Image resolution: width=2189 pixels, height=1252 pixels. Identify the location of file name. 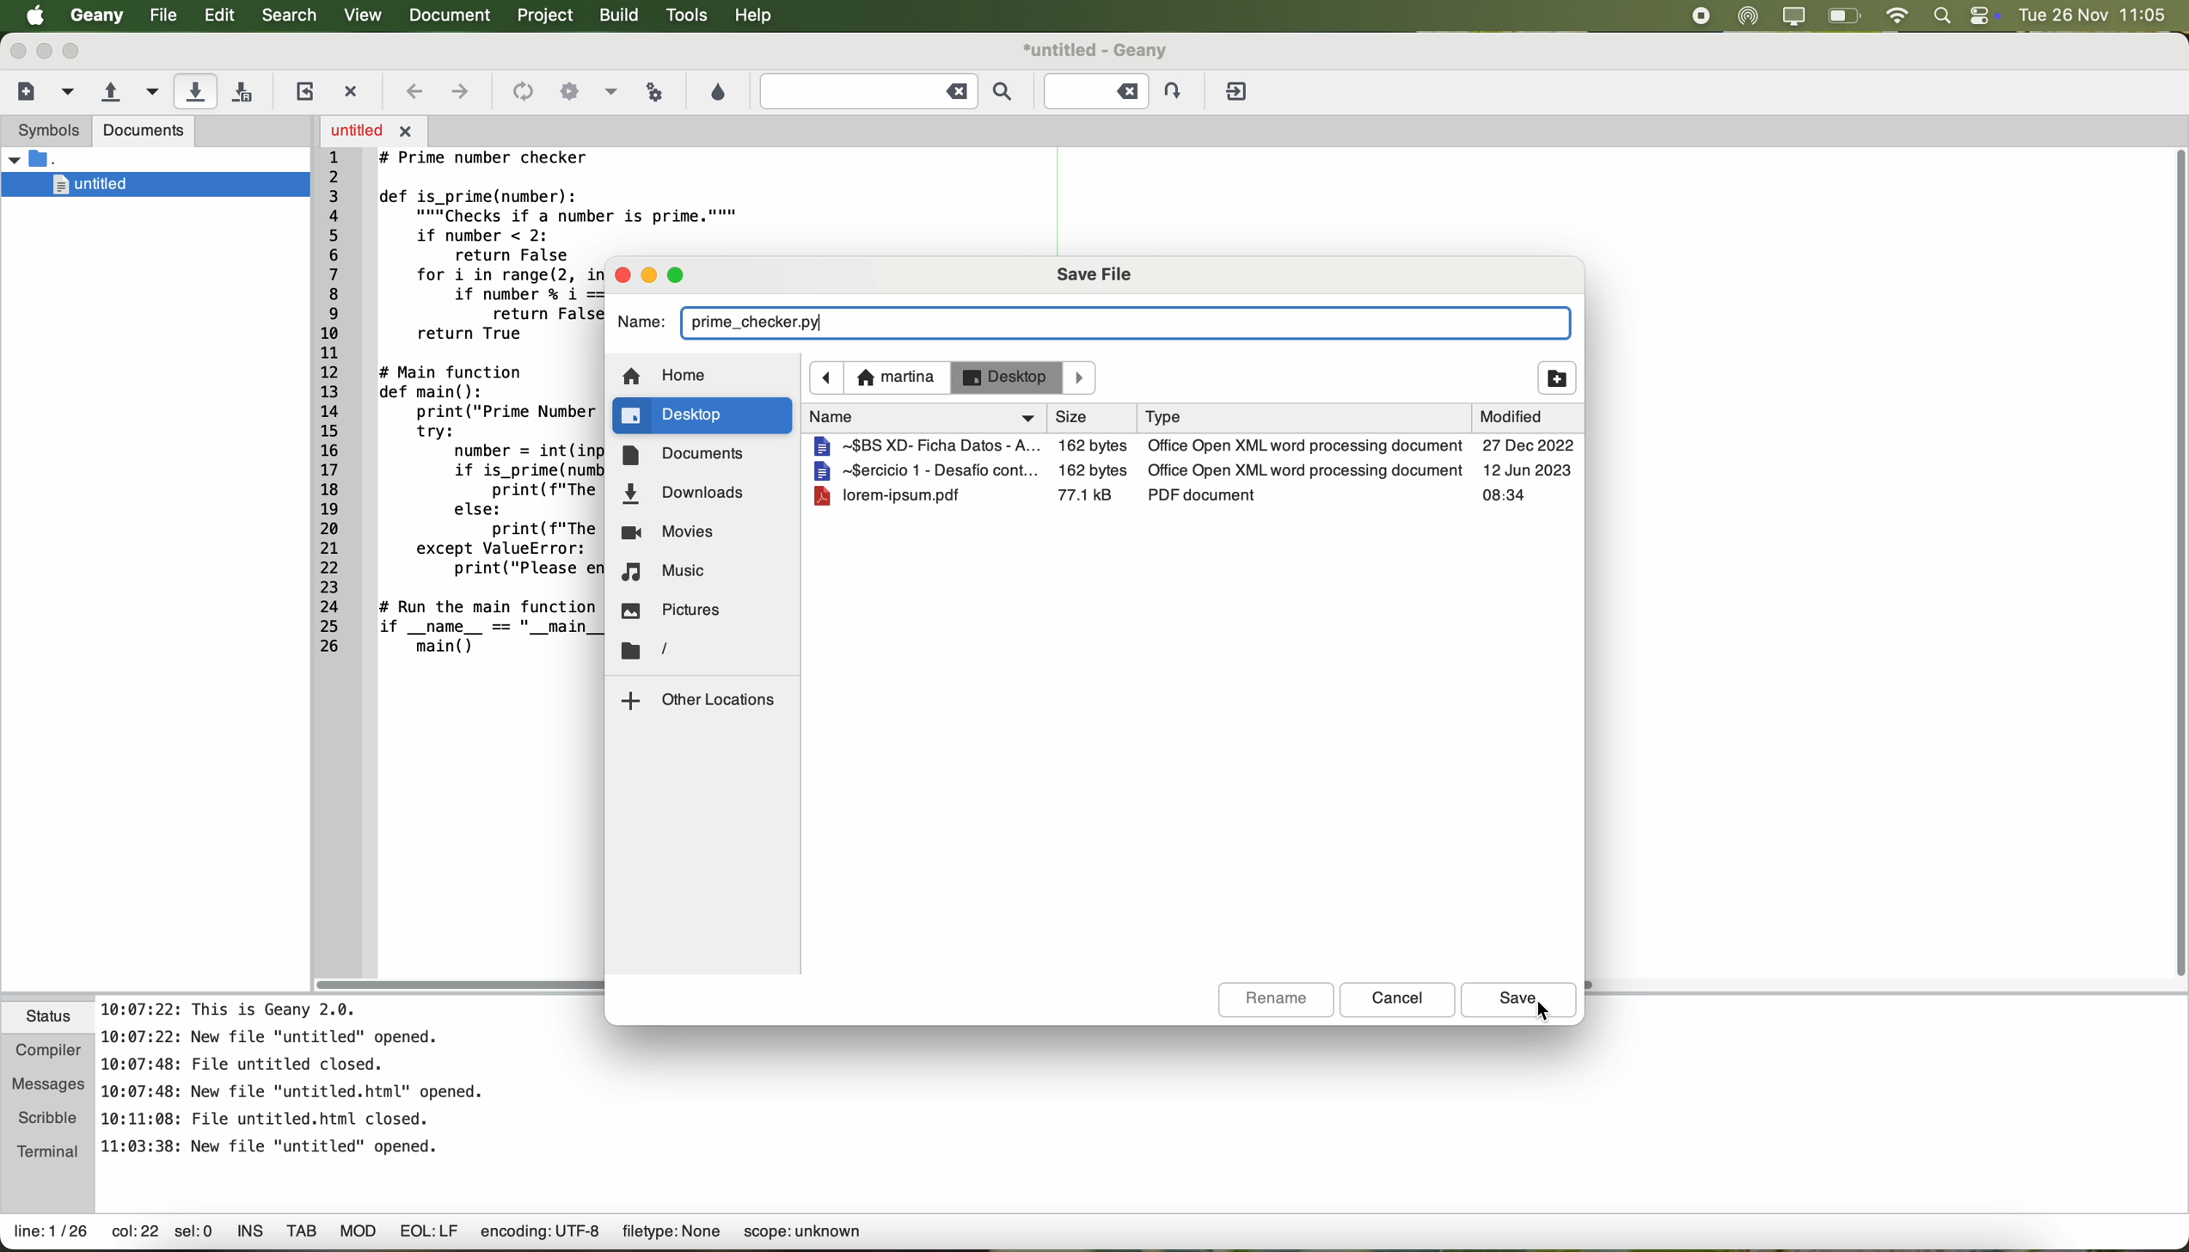
(1095, 49).